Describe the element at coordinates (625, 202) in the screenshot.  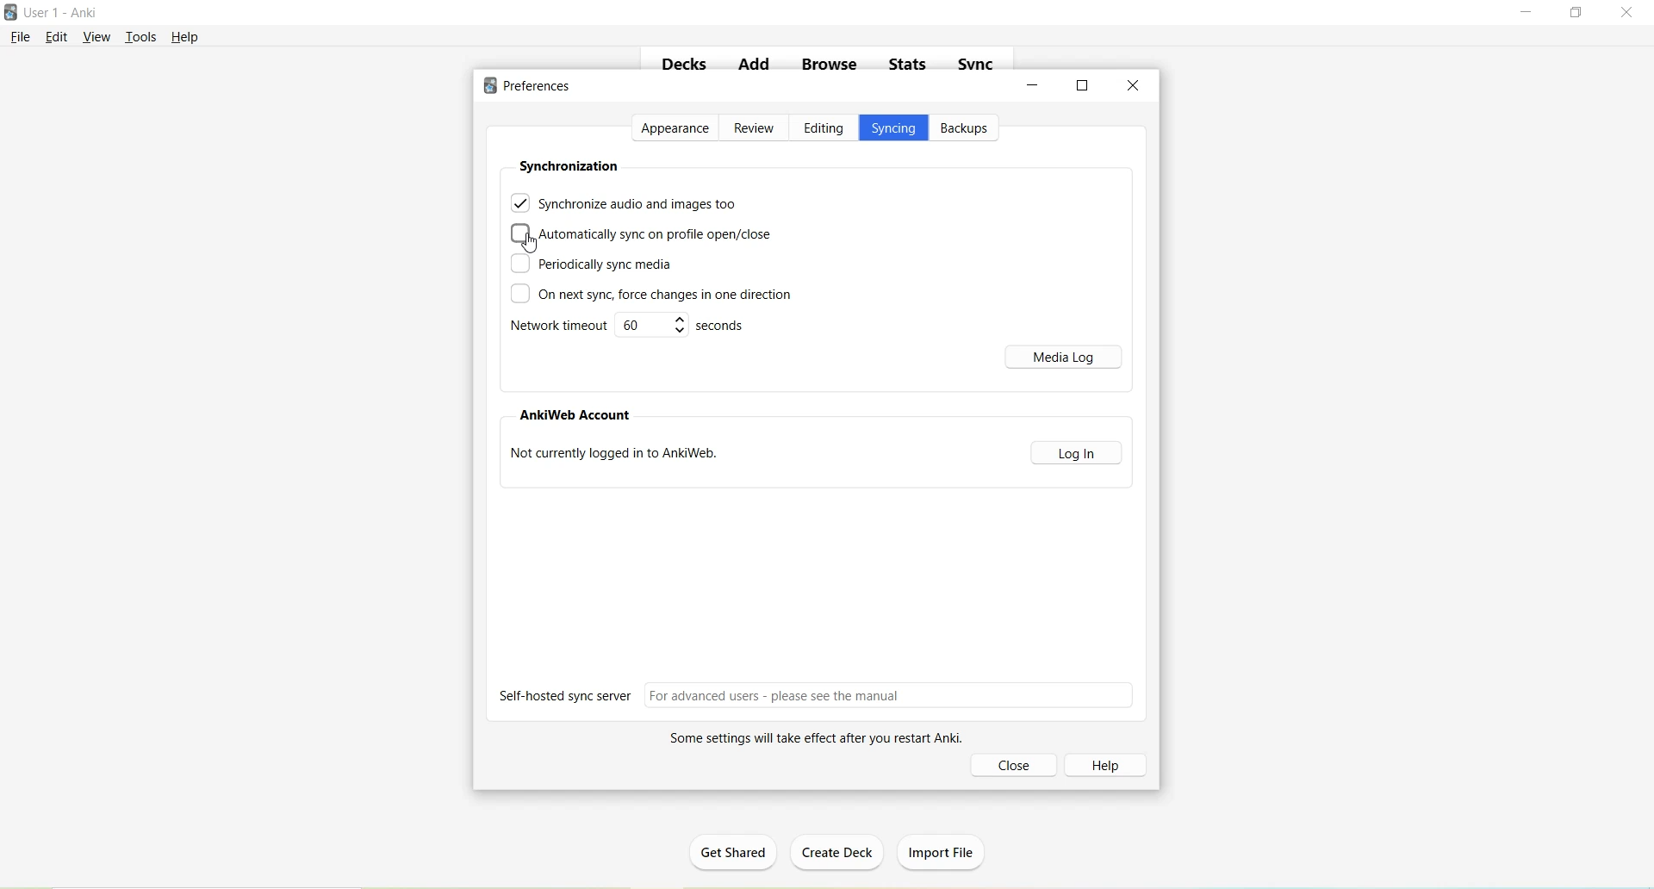
I see `Synchronize audio and images too` at that location.